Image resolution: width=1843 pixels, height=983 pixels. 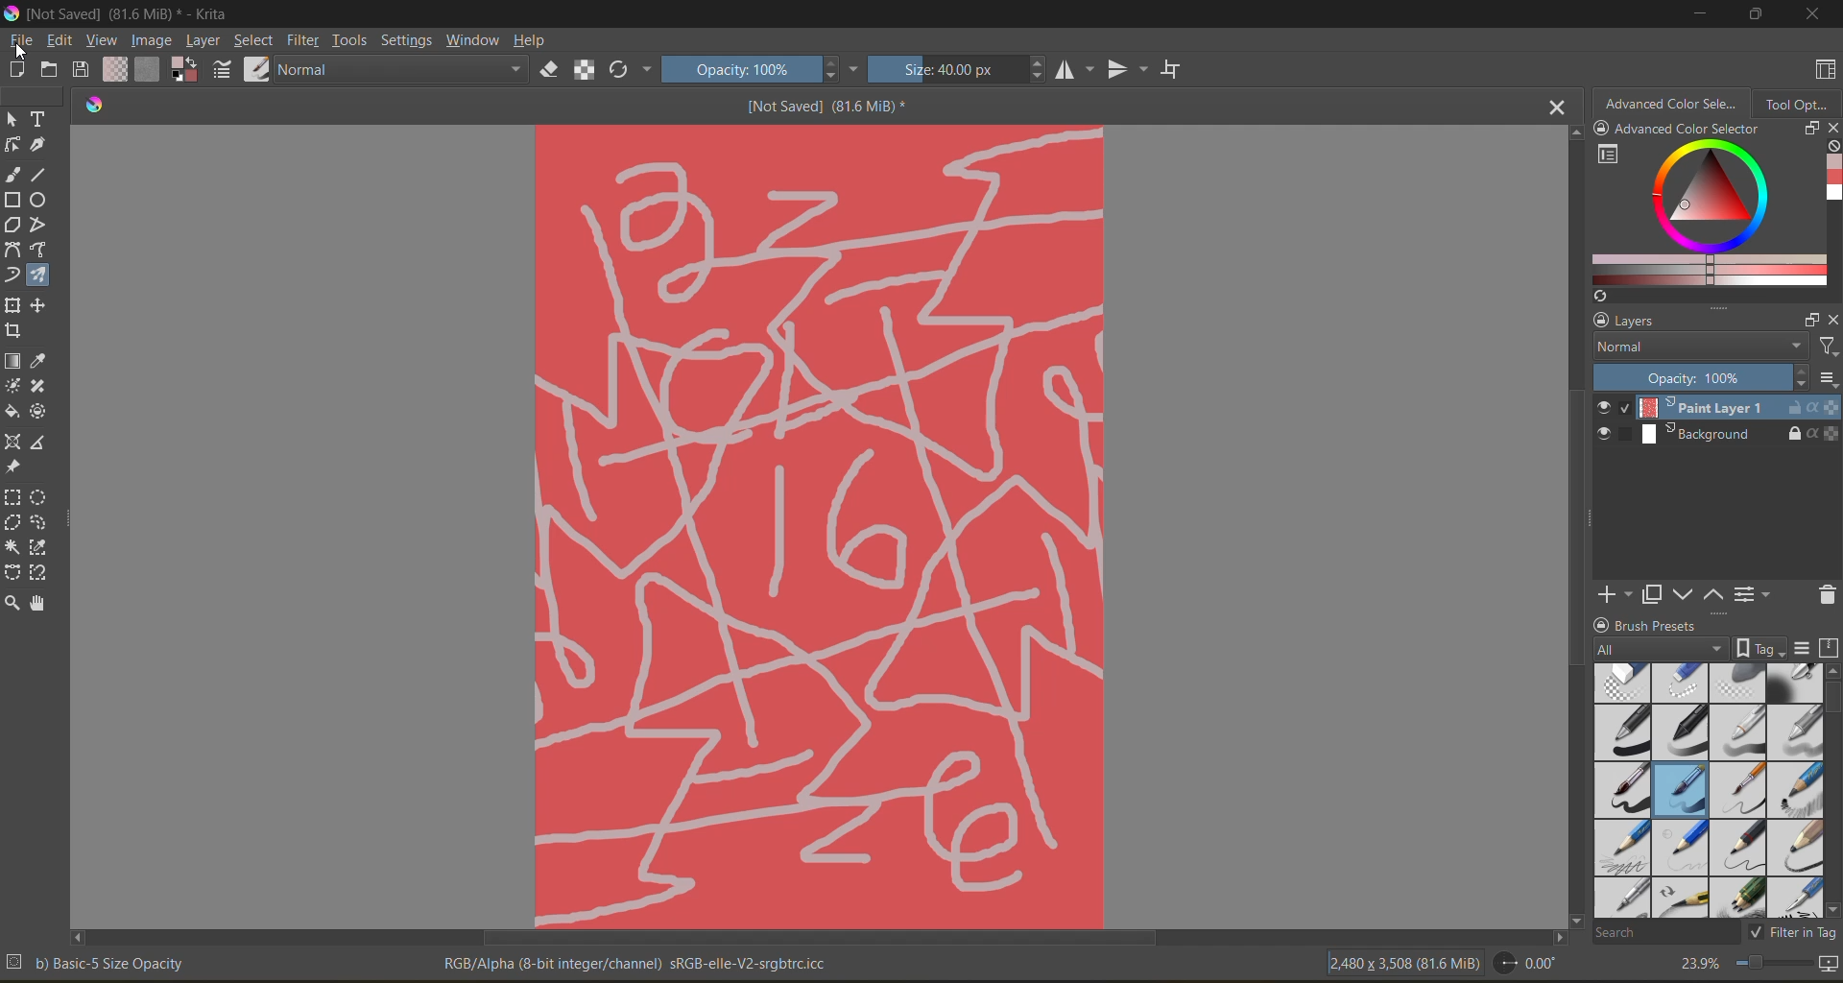 I want to click on help, so click(x=530, y=42).